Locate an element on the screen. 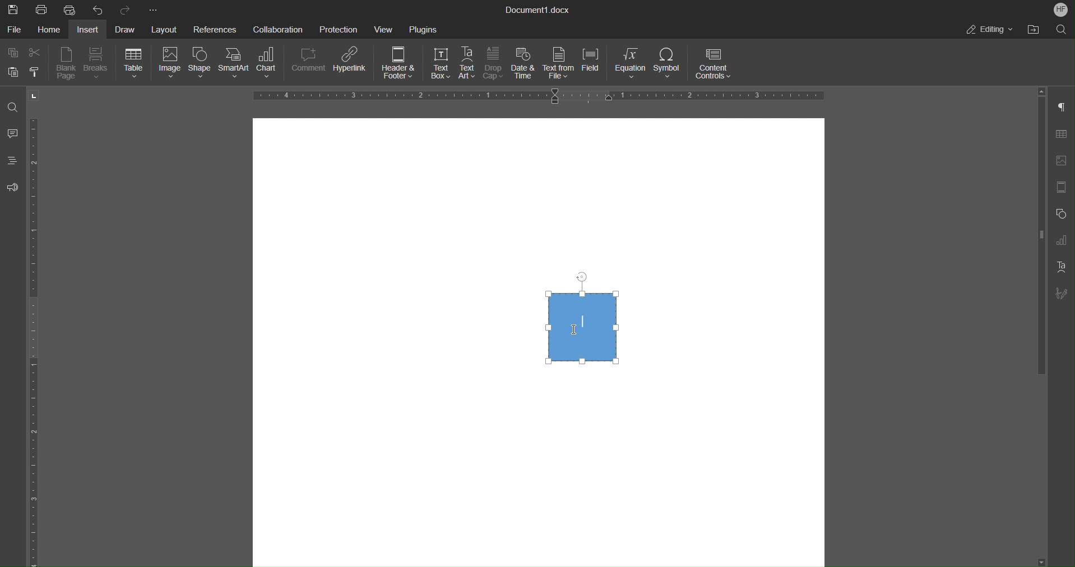 Image resolution: width=1075 pixels, height=567 pixels. Scroll down is located at coordinates (1044, 557).